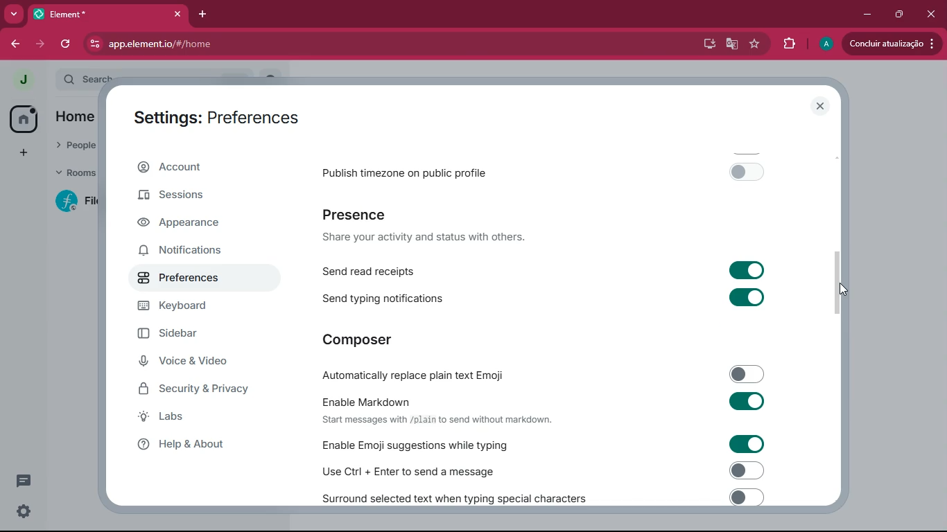 The height and width of the screenshot is (532, 947). I want to click on labs, so click(197, 418).